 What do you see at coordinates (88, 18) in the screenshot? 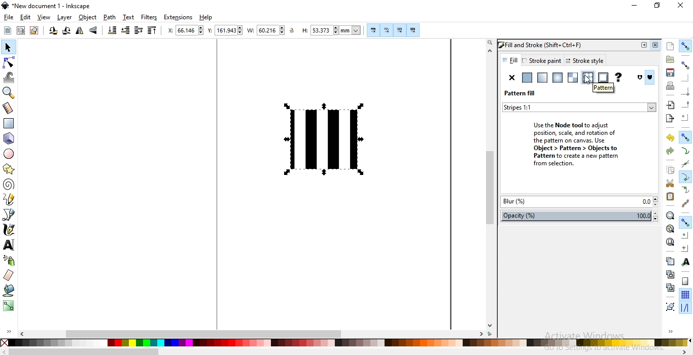
I see `object` at bounding box center [88, 18].